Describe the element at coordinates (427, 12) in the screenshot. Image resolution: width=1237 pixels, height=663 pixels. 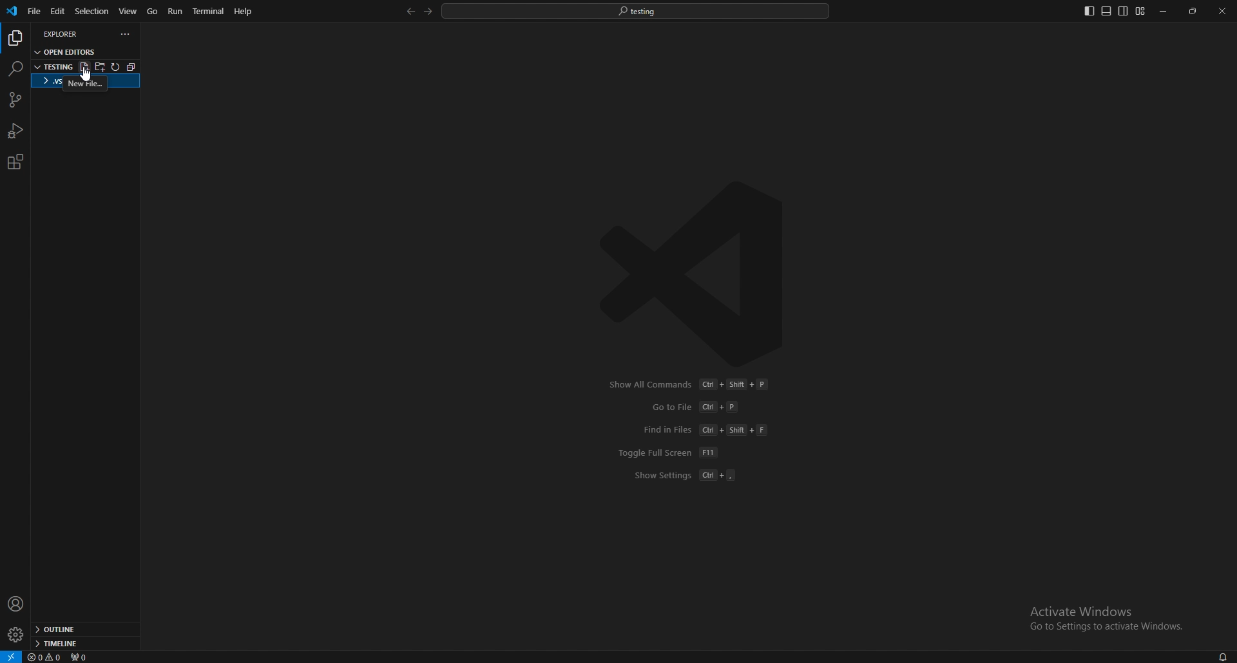
I see `forward` at that location.